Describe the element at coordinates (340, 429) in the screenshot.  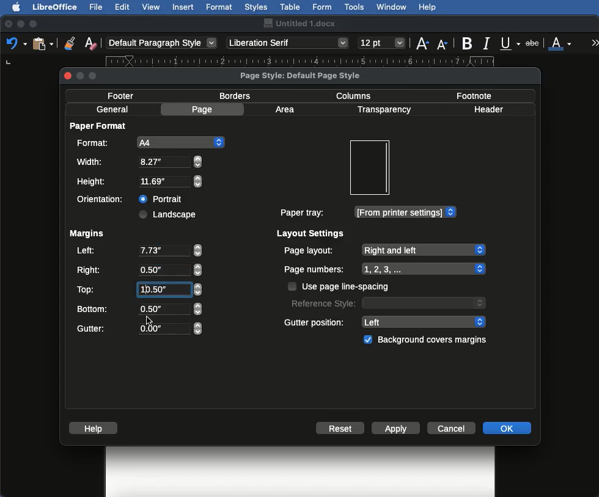
I see `Reset` at that location.